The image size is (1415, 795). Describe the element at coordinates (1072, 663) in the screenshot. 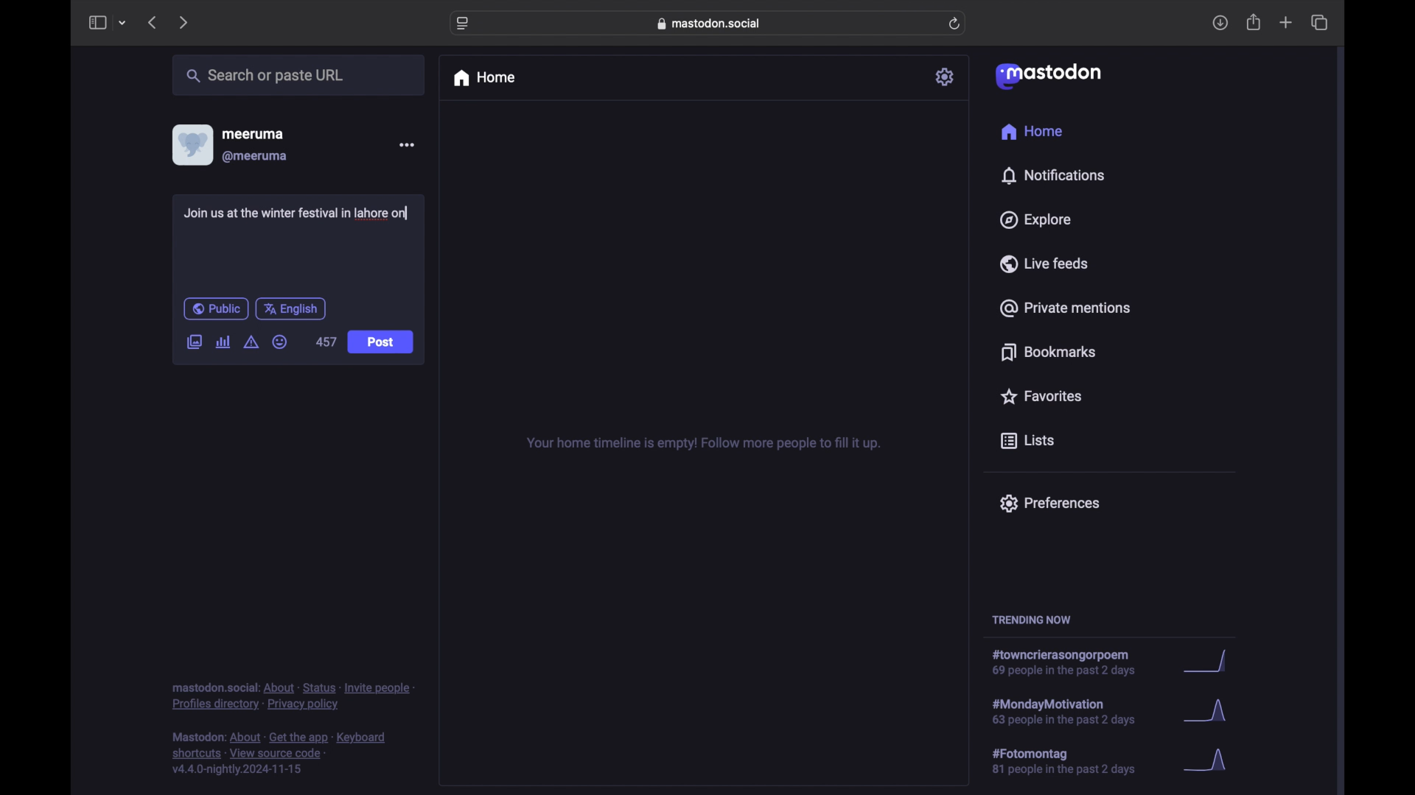

I see `hashtag trend` at that location.